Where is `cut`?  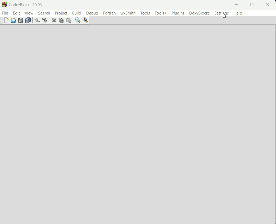 cut is located at coordinates (54, 21).